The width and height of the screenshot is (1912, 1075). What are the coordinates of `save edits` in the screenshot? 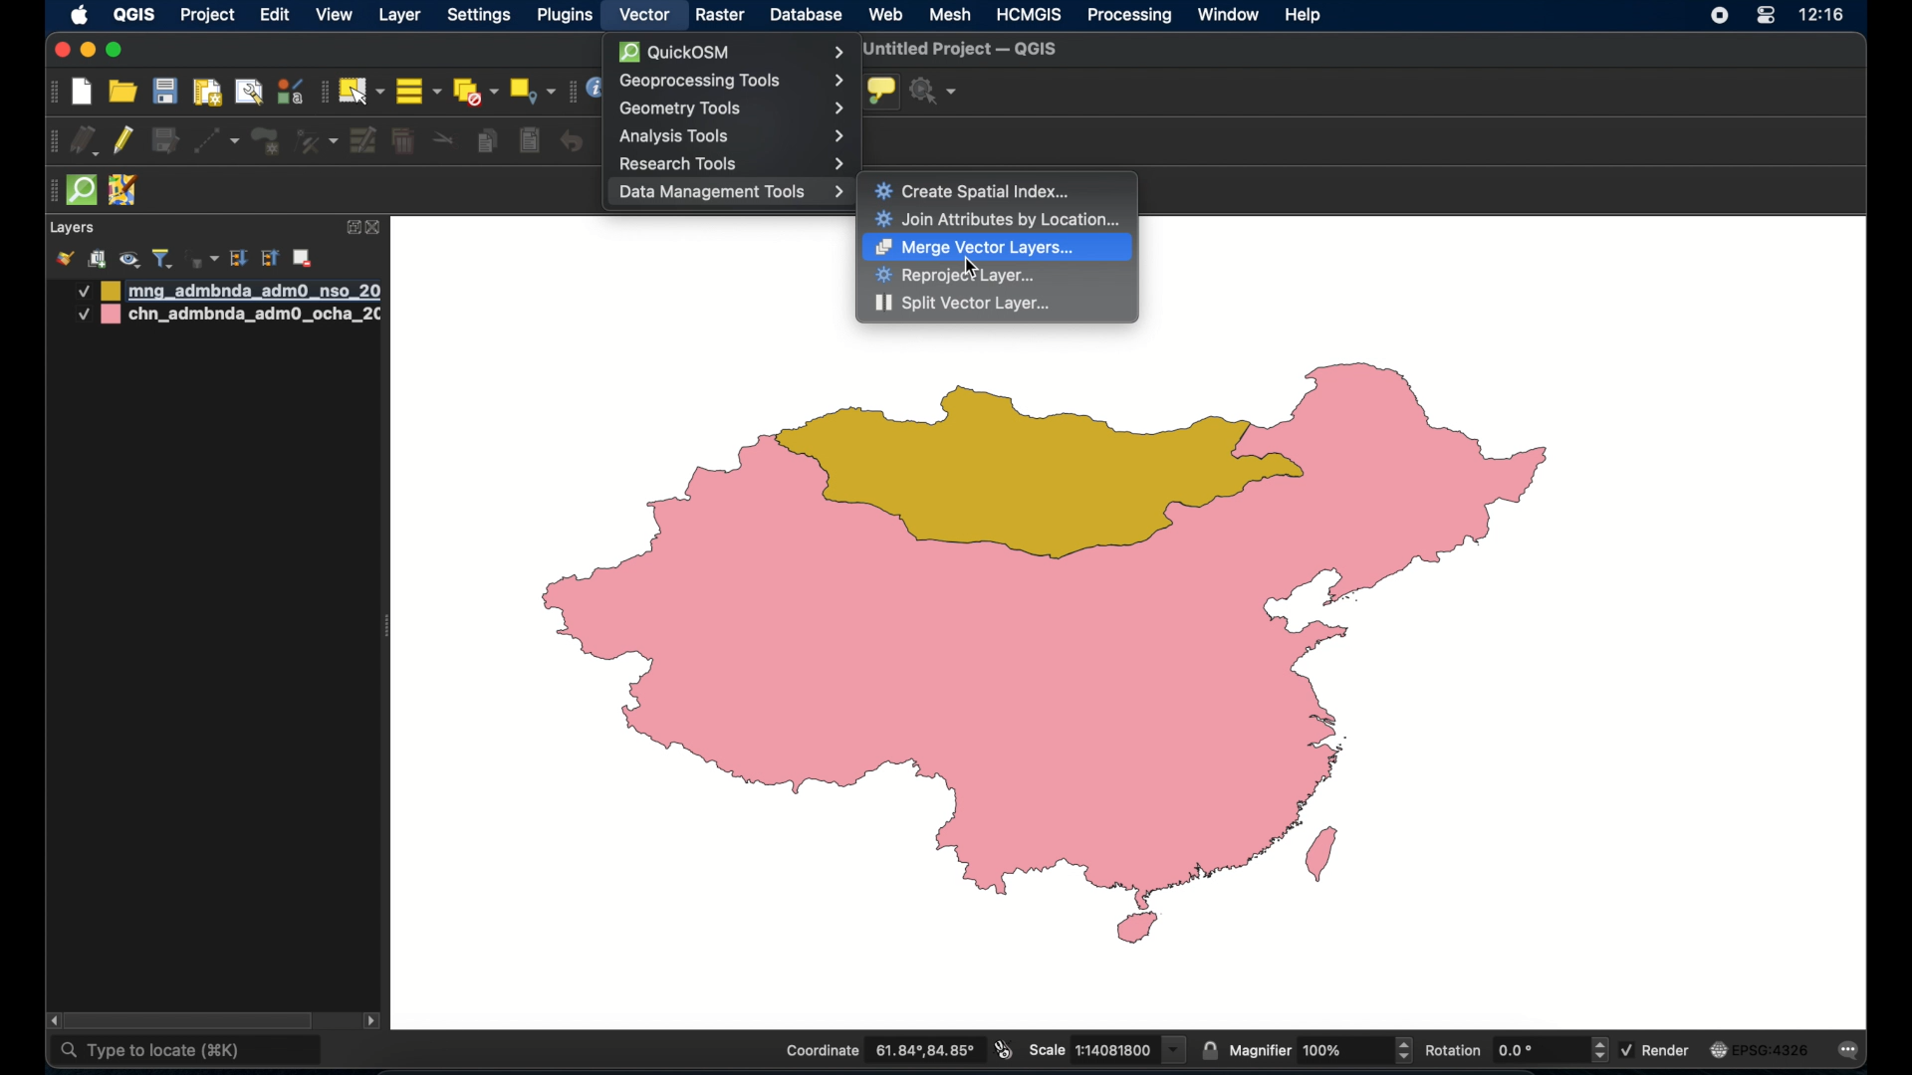 It's located at (164, 141).